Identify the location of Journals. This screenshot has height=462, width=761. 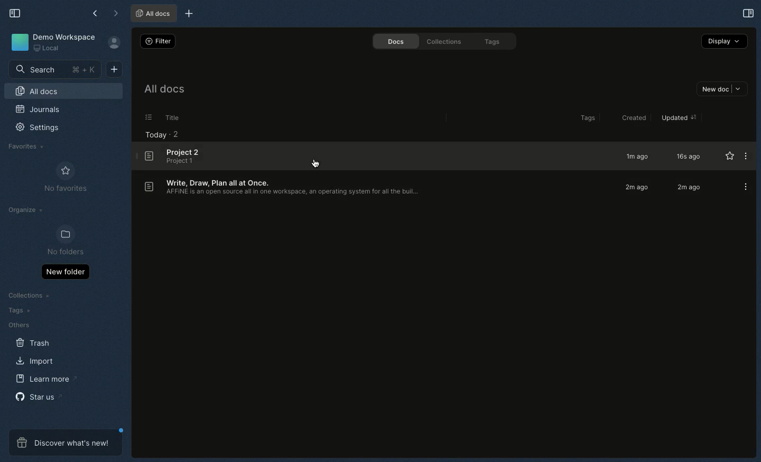
(38, 109).